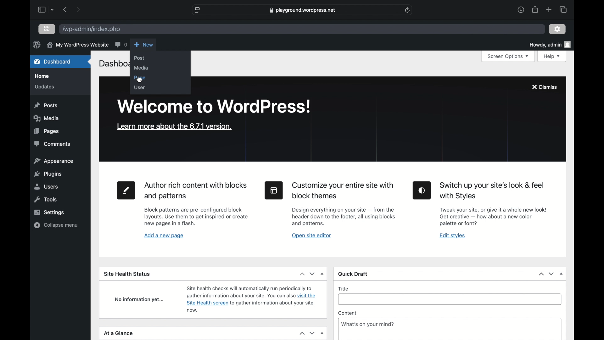 The height and width of the screenshot is (340, 604). Describe the element at coordinates (144, 44) in the screenshot. I see `new` at that location.